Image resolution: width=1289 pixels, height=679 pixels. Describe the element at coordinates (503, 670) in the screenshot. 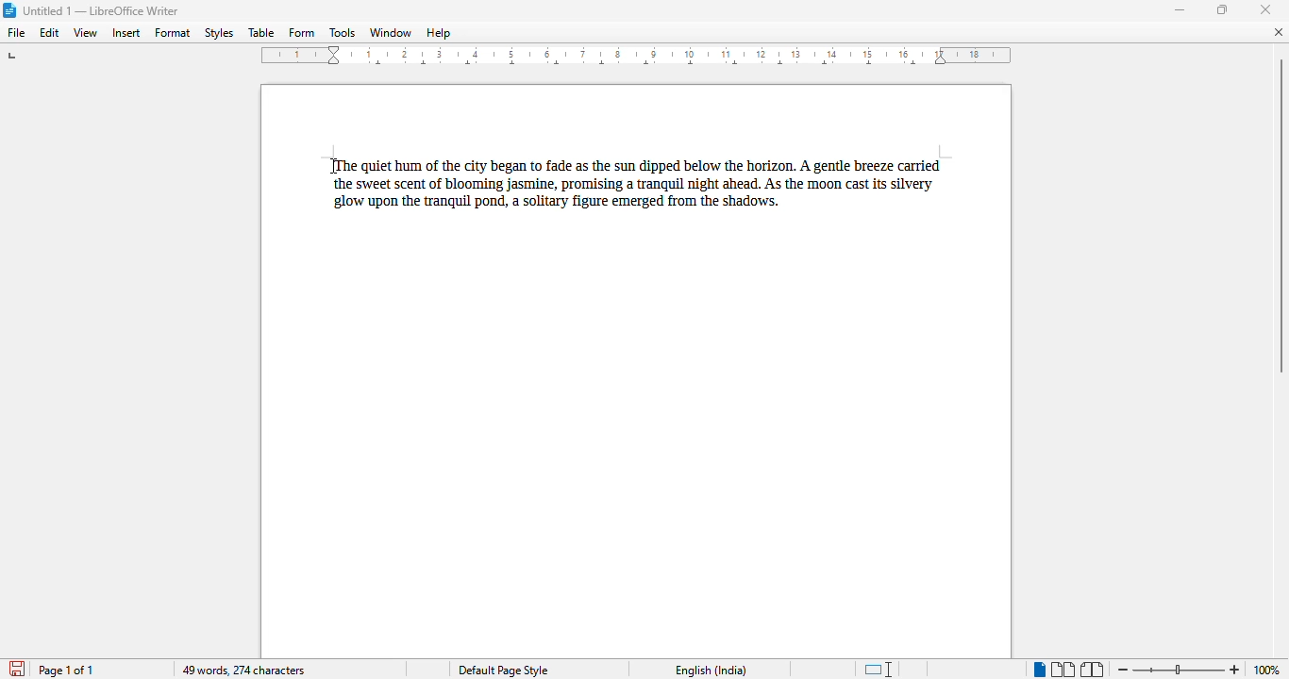

I see `page style` at that location.